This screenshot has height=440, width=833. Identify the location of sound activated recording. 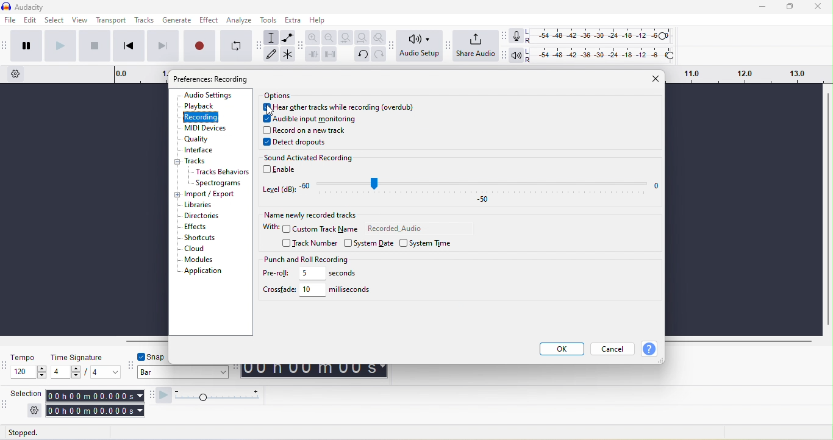
(316, 158).